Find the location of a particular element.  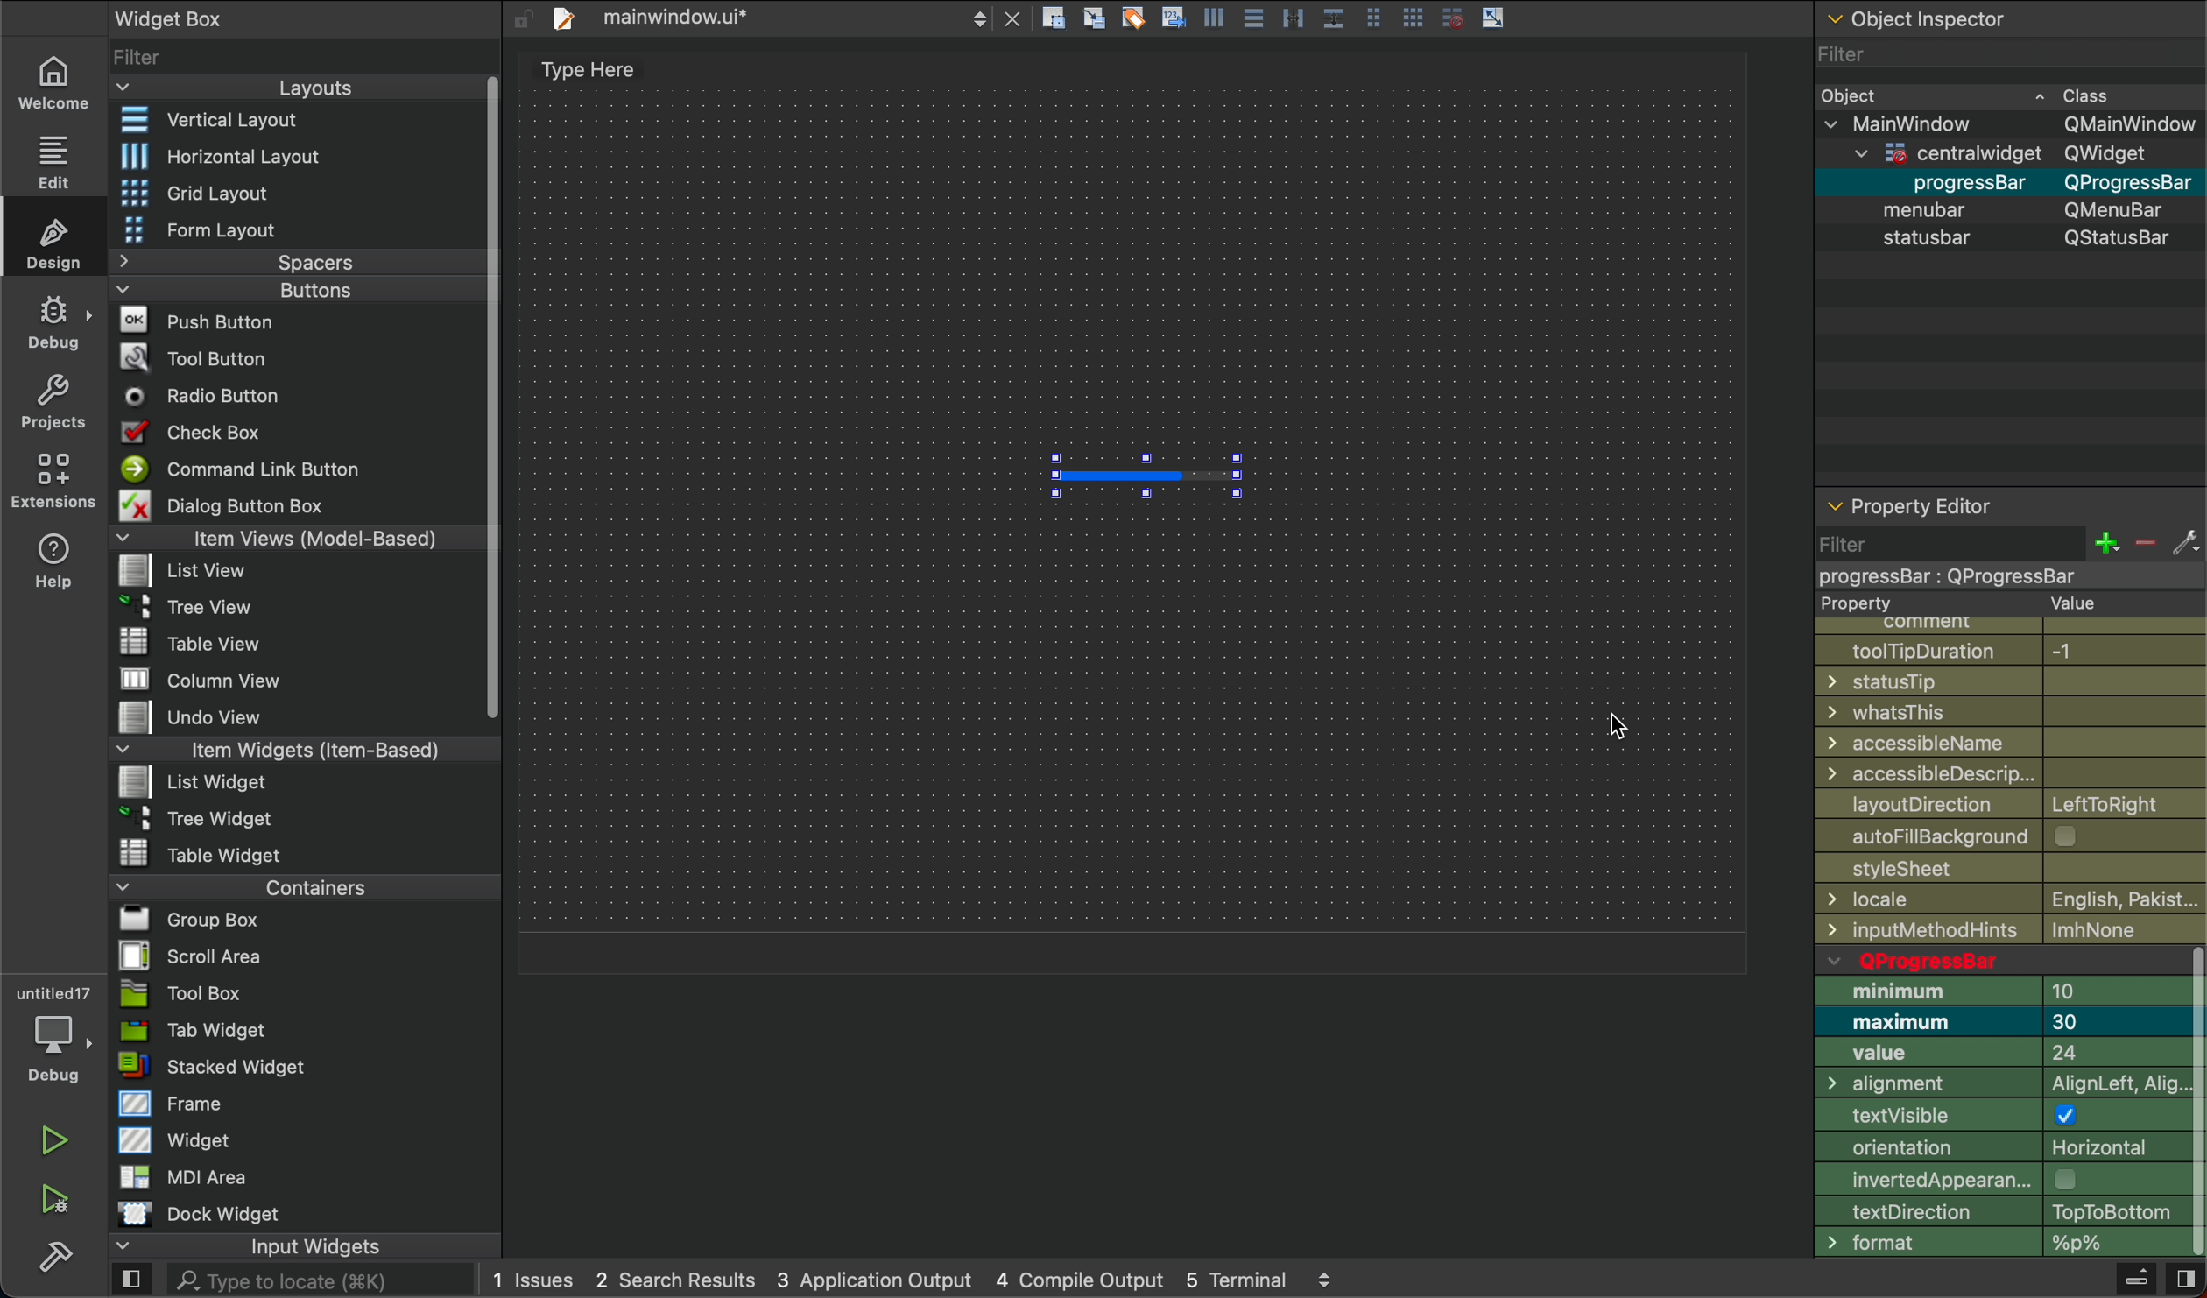

extension is located at coordinates (54, 479).